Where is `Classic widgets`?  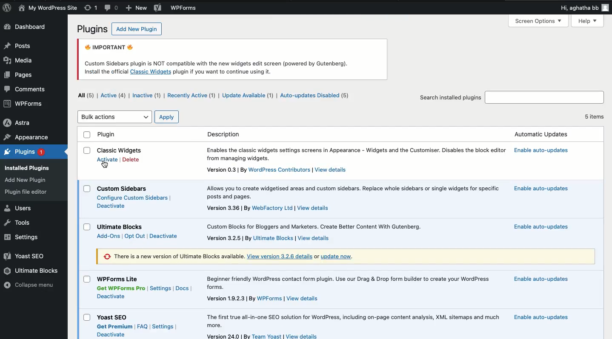
Classic widgets is located at coordinates (121, 150).